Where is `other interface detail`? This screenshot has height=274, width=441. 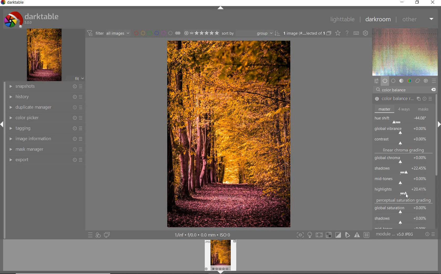 other interface detail is located at coordinates (203, 235).